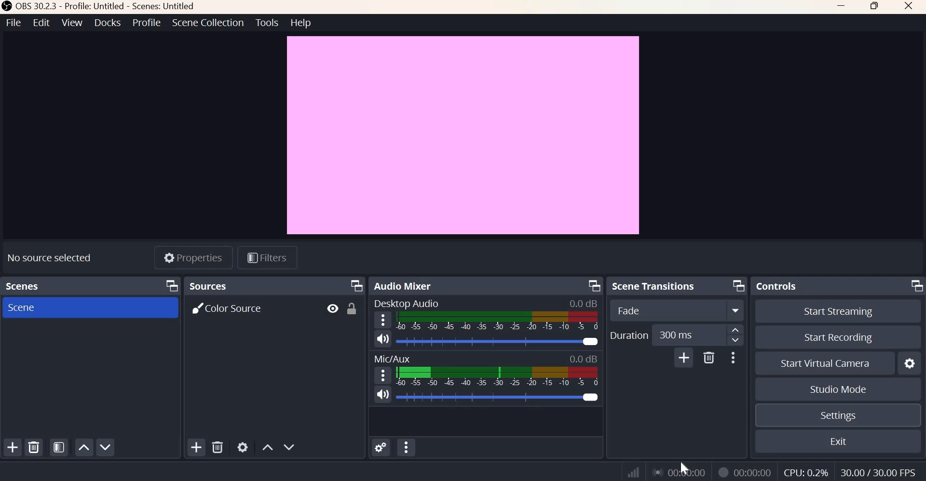 This screenshot has width=926, height=481. What do you see at coordinates (145, 23) in the screenshot?
I see `Profile` at bounding box center [145, 23].